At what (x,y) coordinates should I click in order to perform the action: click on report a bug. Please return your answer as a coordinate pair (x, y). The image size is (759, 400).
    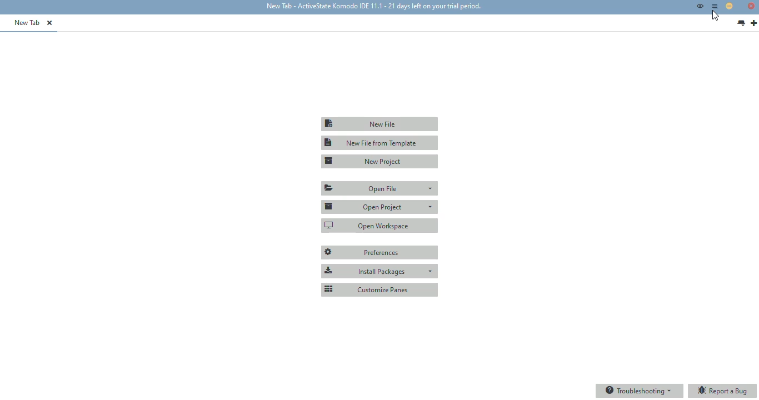
    Looking at the image, I should click on (723, 391).